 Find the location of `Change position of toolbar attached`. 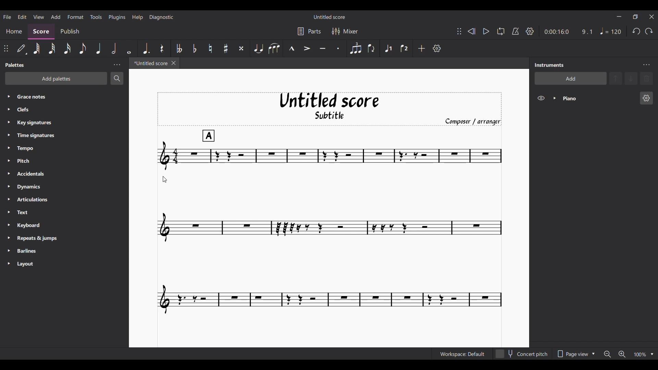

Change position of toolbar attached is located at coordinates (5, 48).